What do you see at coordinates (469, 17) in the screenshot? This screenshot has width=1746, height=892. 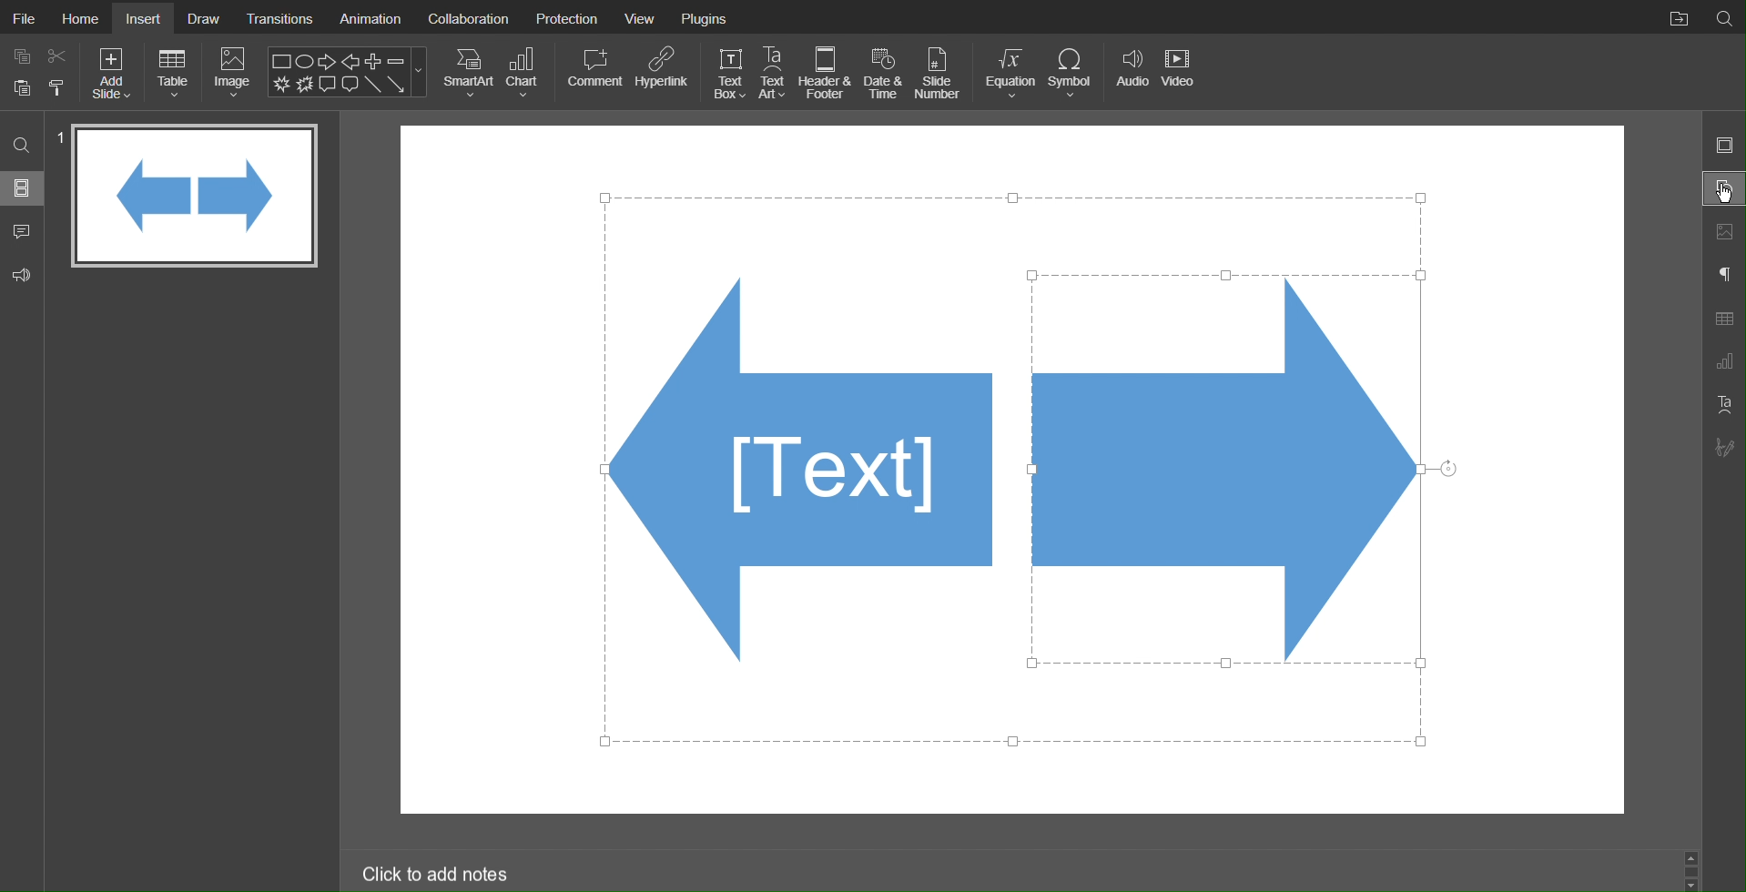 I see `Collaboration` at bounding box center [469, 17].